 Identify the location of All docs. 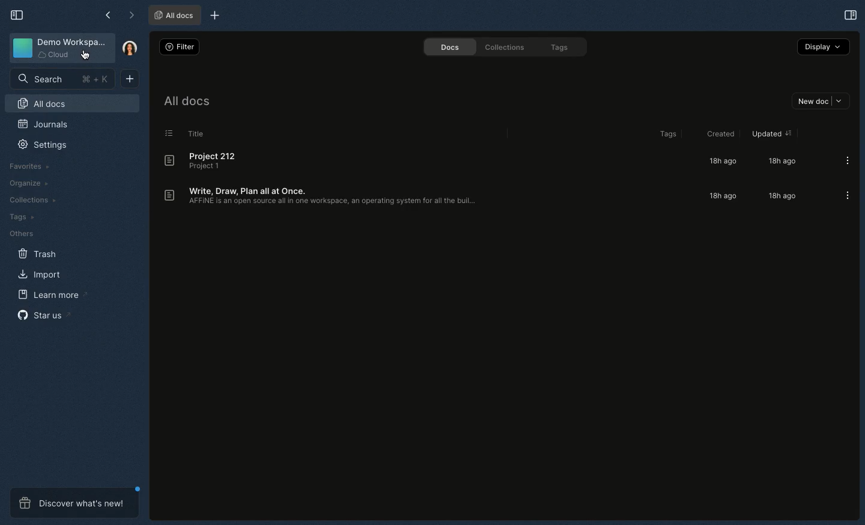
(186, 100).